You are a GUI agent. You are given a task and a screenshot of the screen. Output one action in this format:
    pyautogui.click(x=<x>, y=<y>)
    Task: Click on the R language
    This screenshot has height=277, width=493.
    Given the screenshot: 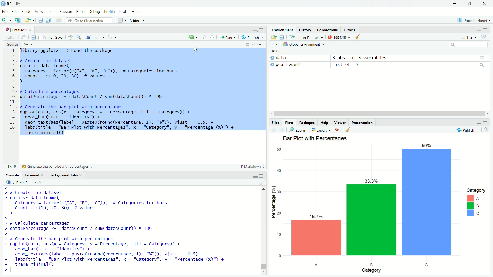 What is the action you would take?
    pyautogui.click(x=9, y=182)
    